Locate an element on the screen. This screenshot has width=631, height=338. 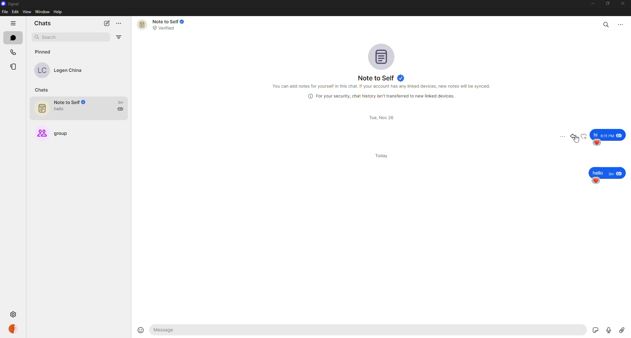
note to self is located at coordinates (382, 77).